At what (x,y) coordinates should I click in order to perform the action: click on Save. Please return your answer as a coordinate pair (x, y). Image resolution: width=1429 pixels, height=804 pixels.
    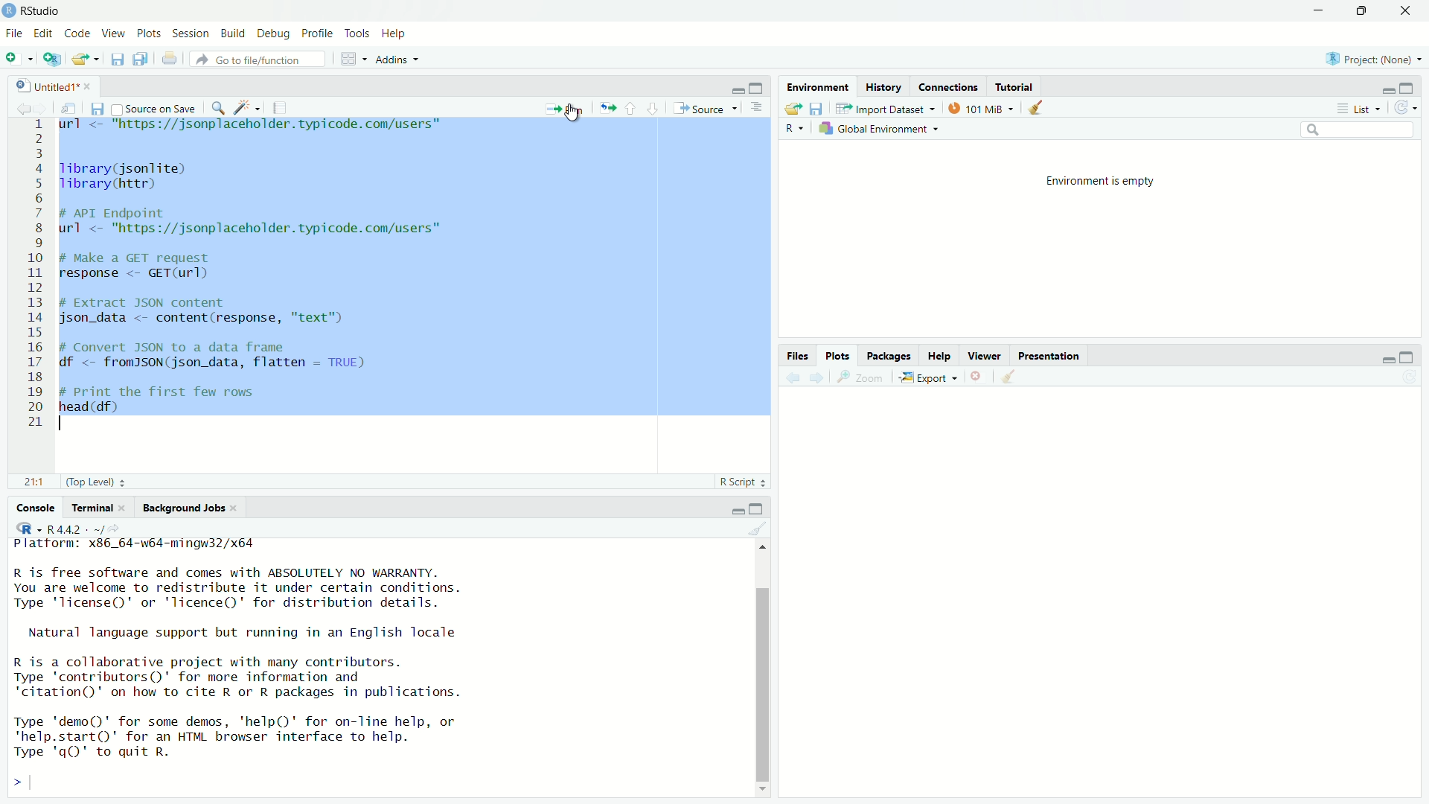
    Looking at the image, I should click on (96, 110).